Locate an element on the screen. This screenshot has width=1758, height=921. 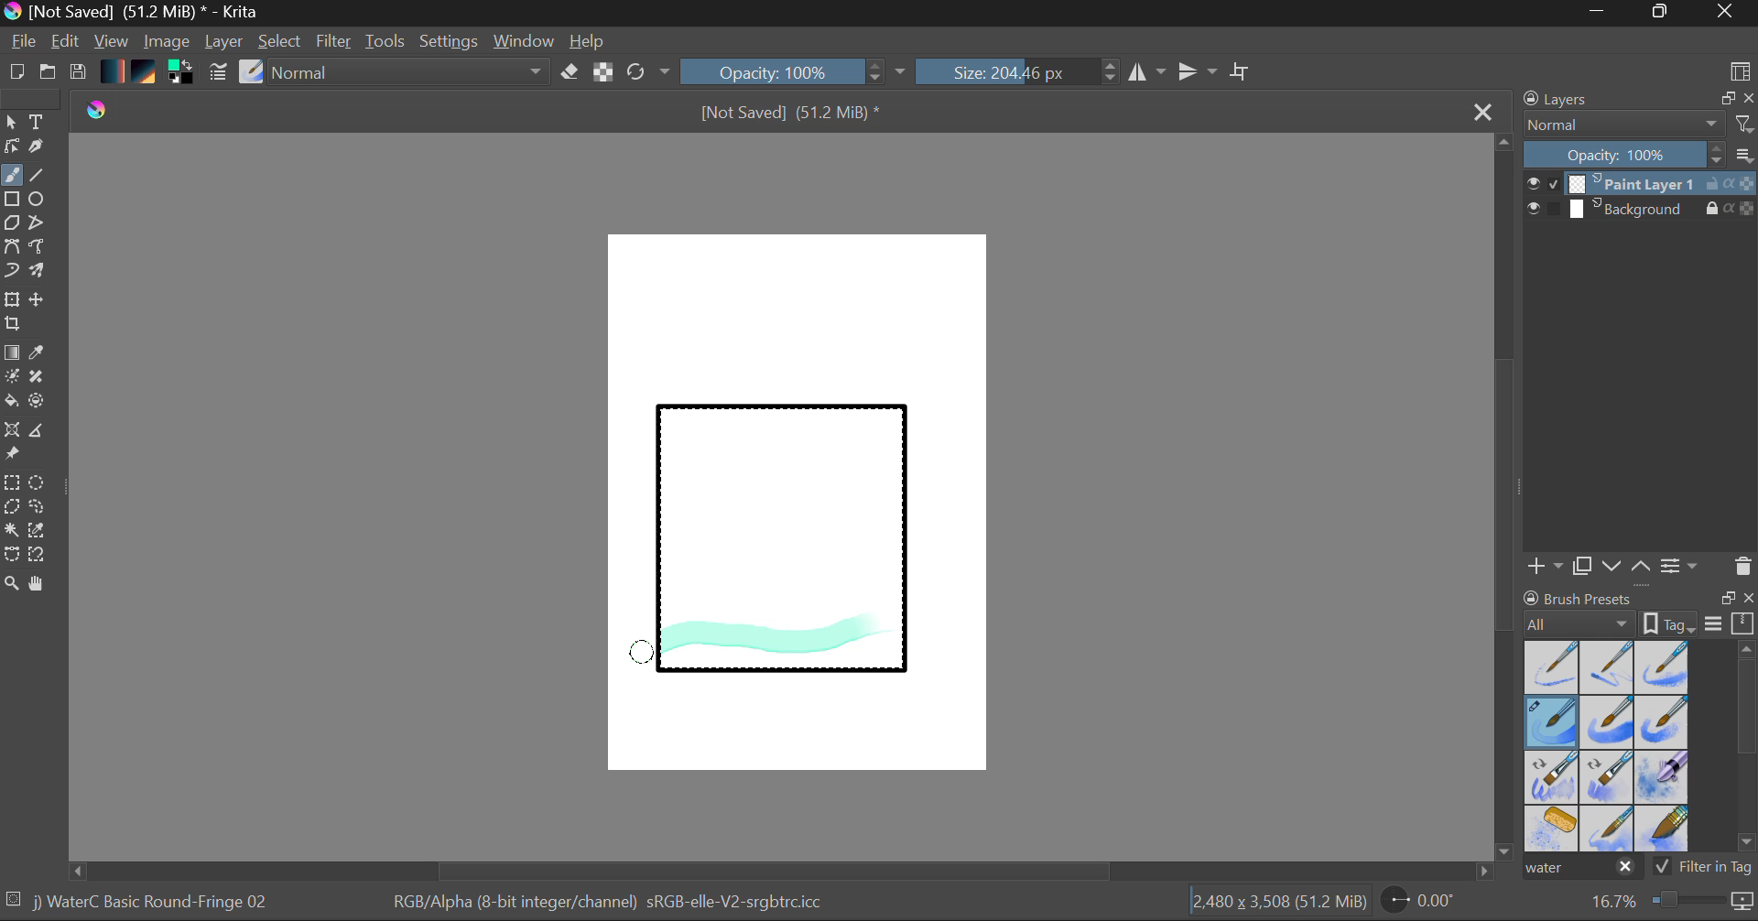
Lock Alpha is located at coordinates (601, 73).